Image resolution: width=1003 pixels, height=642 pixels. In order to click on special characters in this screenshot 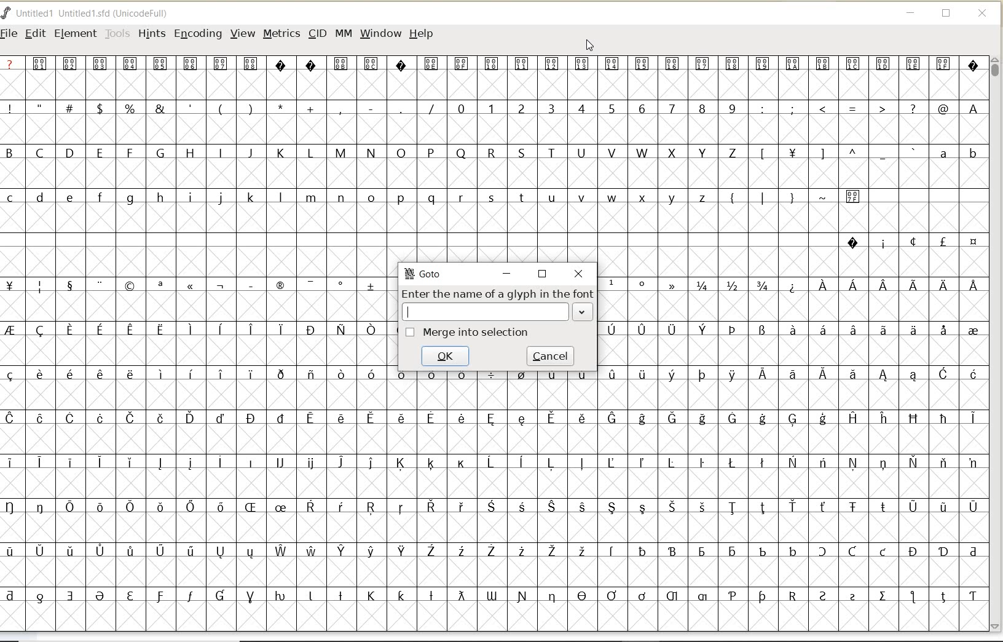, I will do `click(492, 69)`.